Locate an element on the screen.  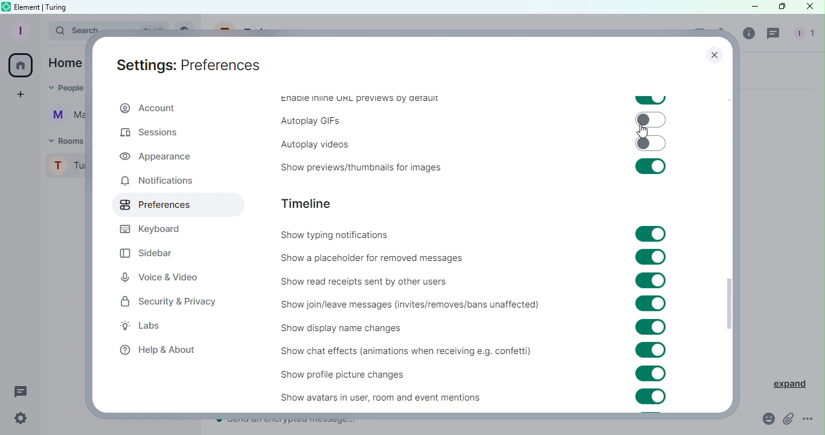
Threads is located at coordinates (21, 390).